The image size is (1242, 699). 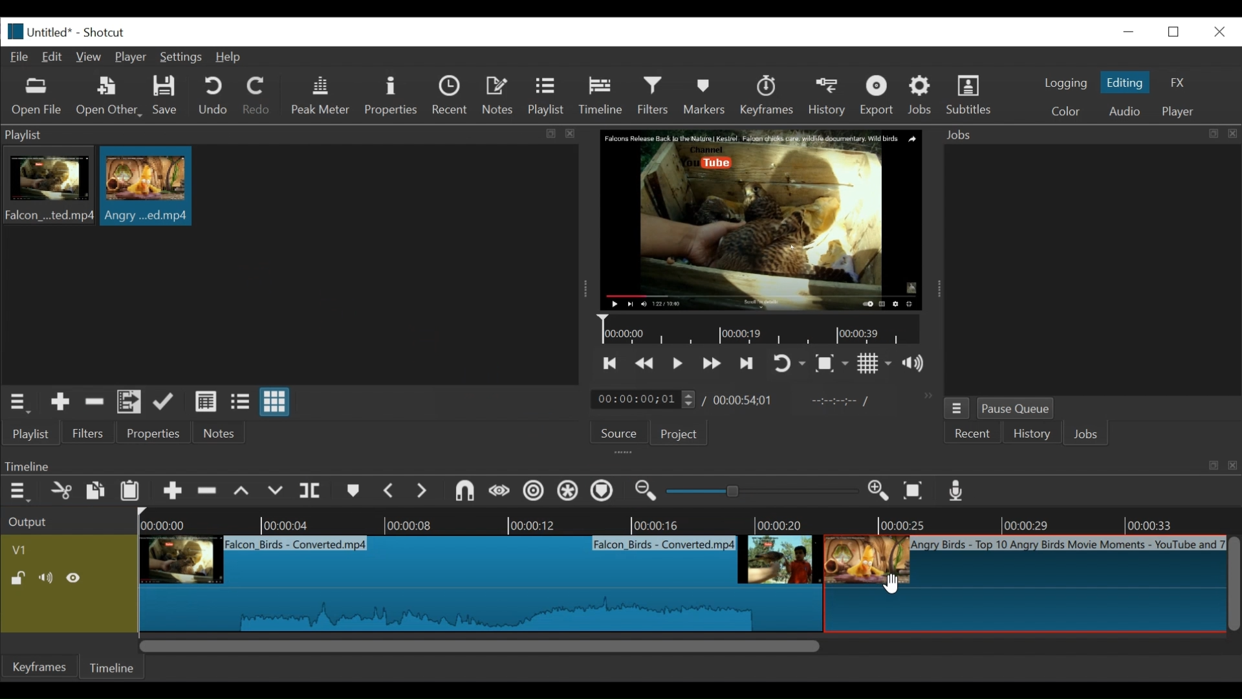 I want to click on clip, so click(x=1032, y=584).